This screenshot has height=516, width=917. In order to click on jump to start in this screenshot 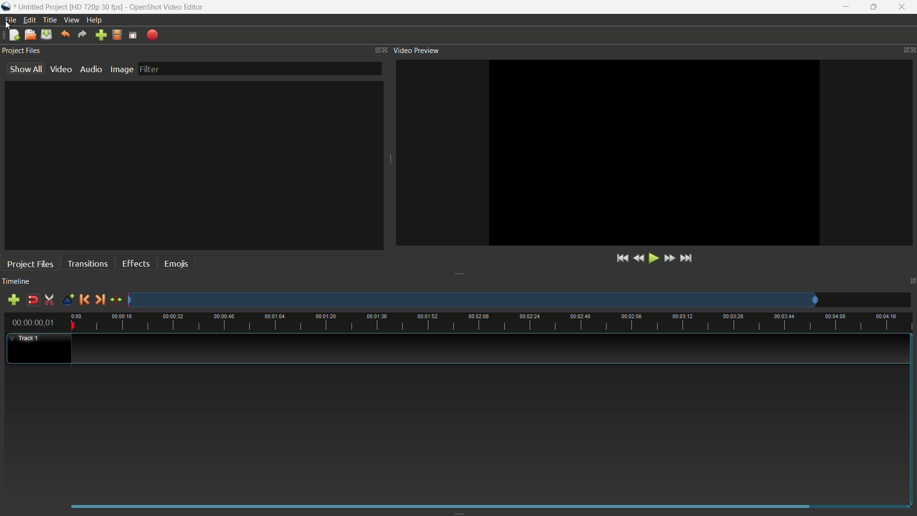, I will do `click(621, 259)`.